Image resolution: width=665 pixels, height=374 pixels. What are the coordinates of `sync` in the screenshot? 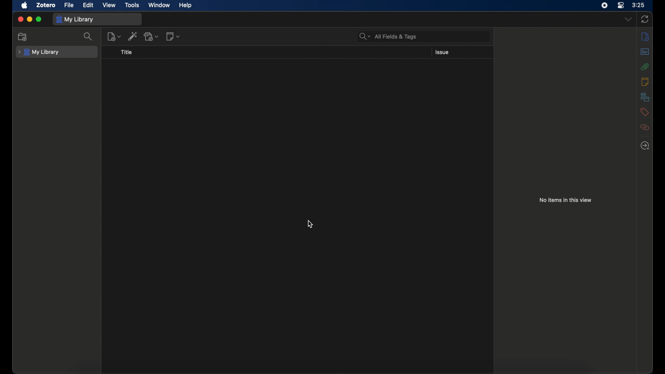 It's located at (646, 19).